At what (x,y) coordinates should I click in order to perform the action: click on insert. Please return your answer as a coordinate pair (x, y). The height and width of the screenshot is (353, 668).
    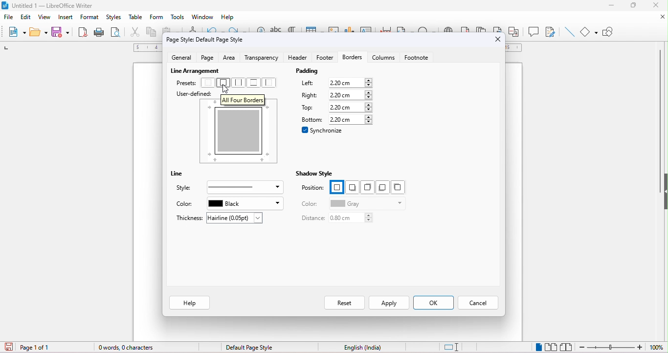
    Looking at the image, I should click on (67, 18).